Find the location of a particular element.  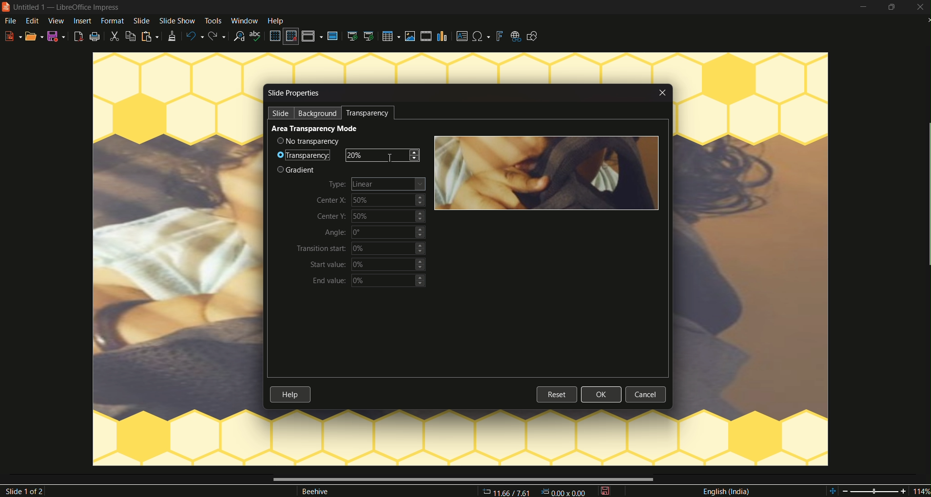

scrollbar is located at coordinates (925, 195).